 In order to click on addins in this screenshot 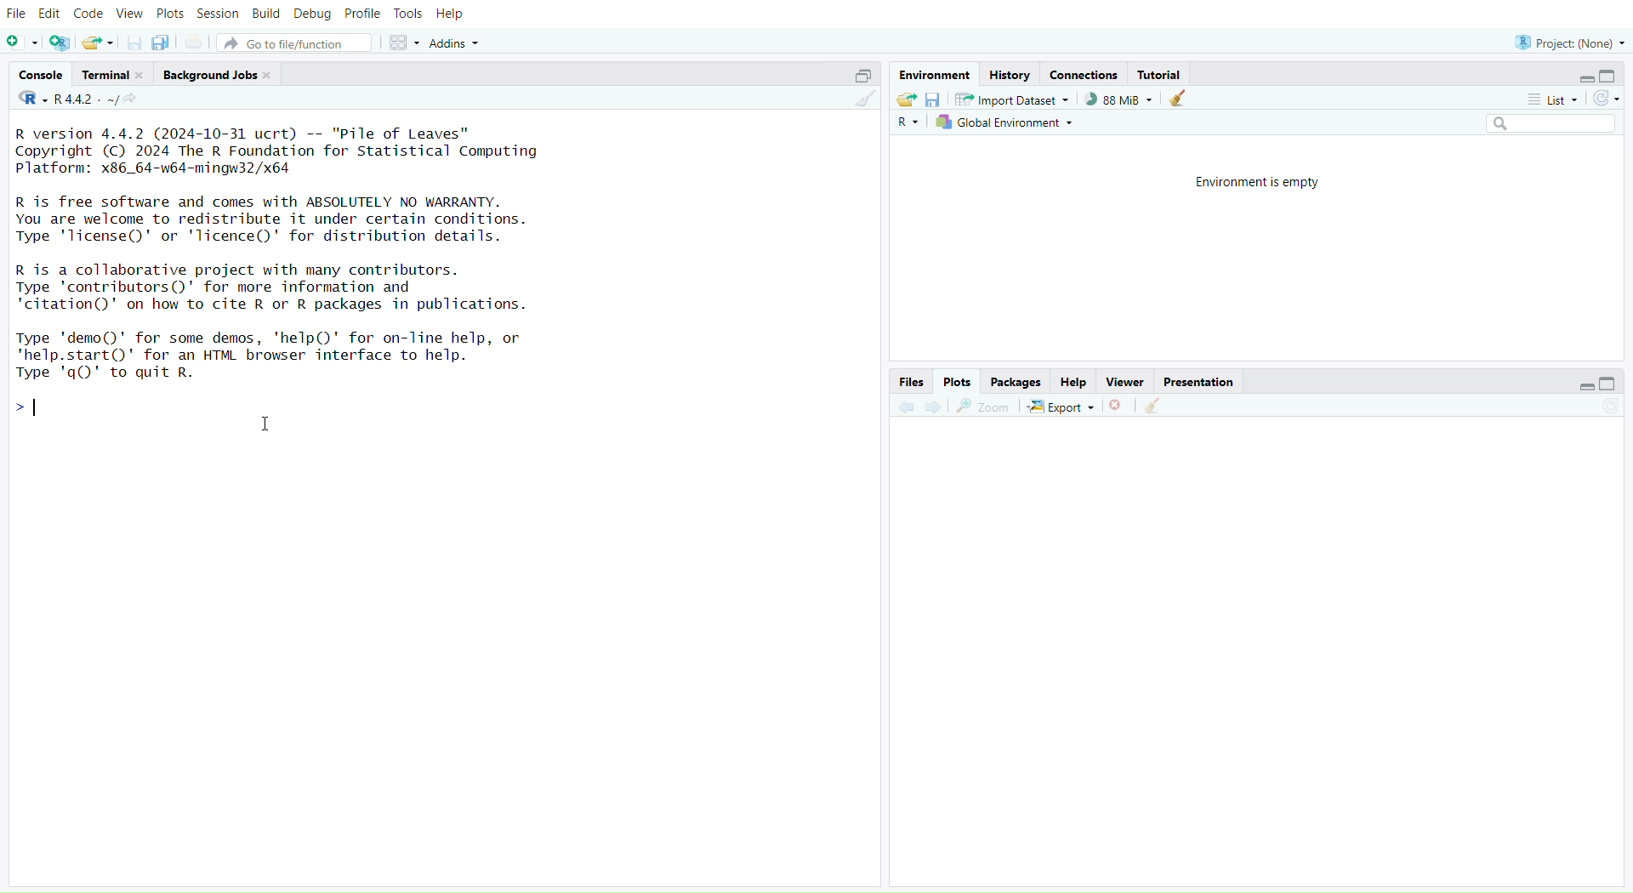, I will do `click(456, 43)`.